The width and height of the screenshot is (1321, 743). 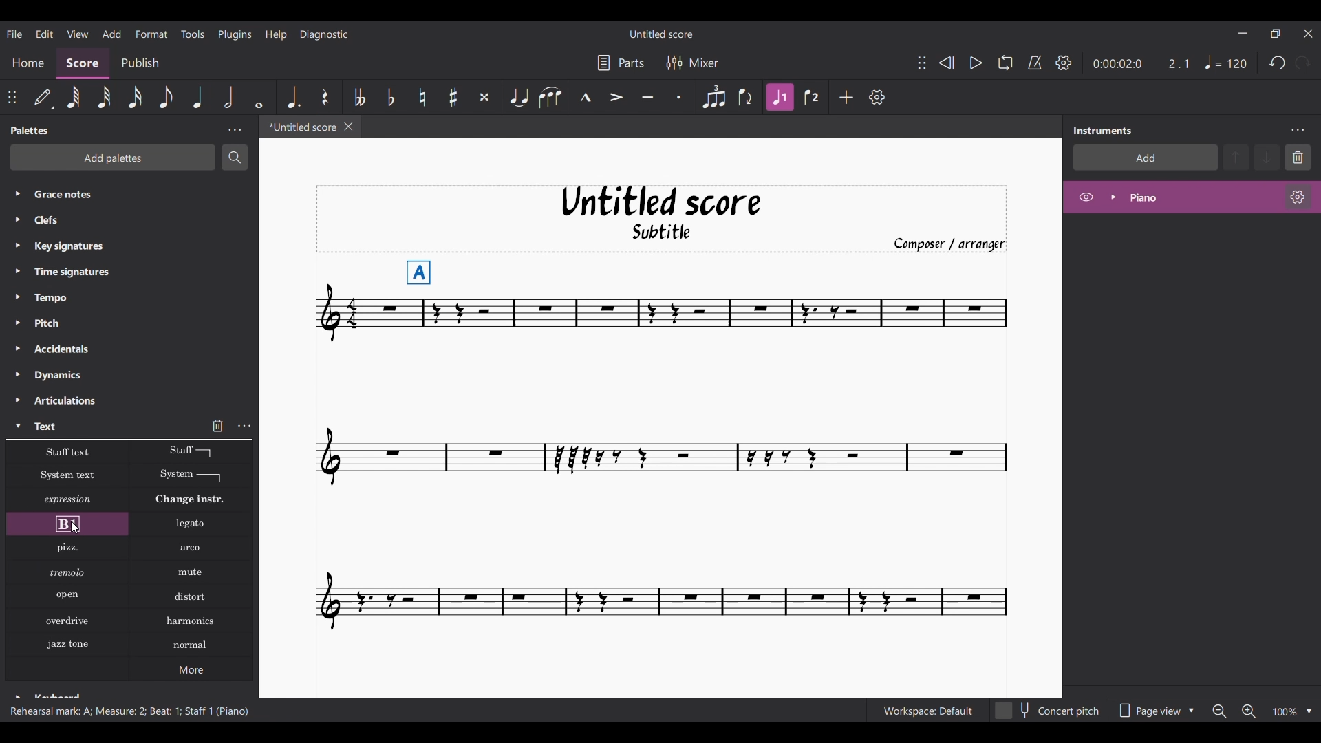 I want to click on Piano settings, so click(x=1298, y=197).